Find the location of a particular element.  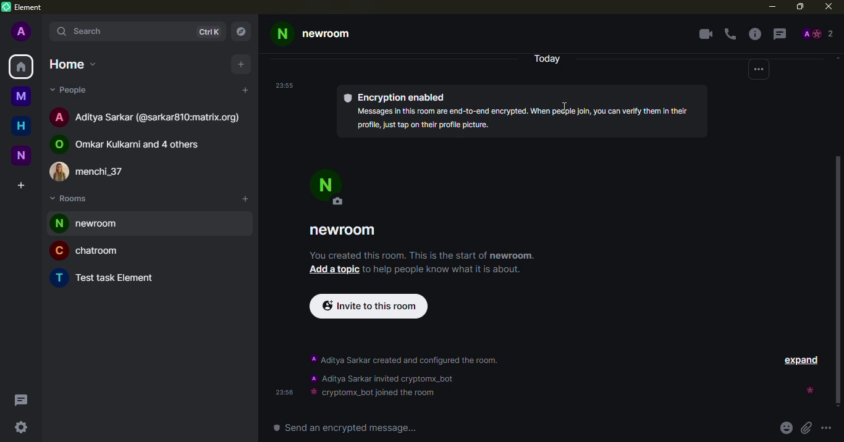

rooms is located at coordinates (70, 199).